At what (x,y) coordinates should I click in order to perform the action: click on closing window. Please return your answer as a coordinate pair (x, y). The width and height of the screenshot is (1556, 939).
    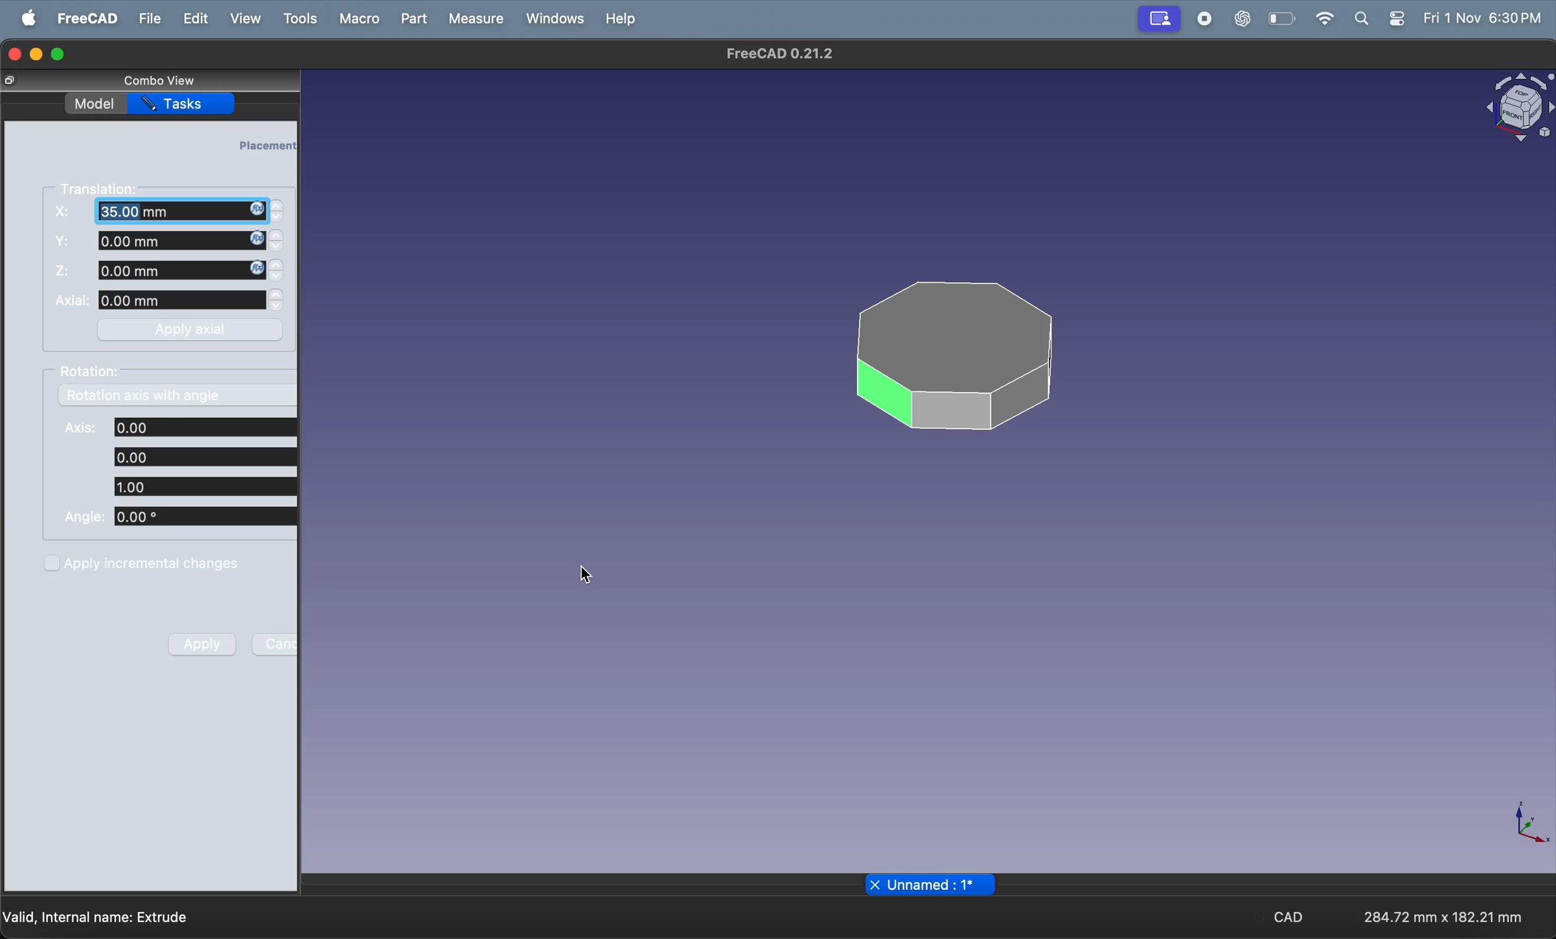
    Looking at the image, I should click on (13, 52).